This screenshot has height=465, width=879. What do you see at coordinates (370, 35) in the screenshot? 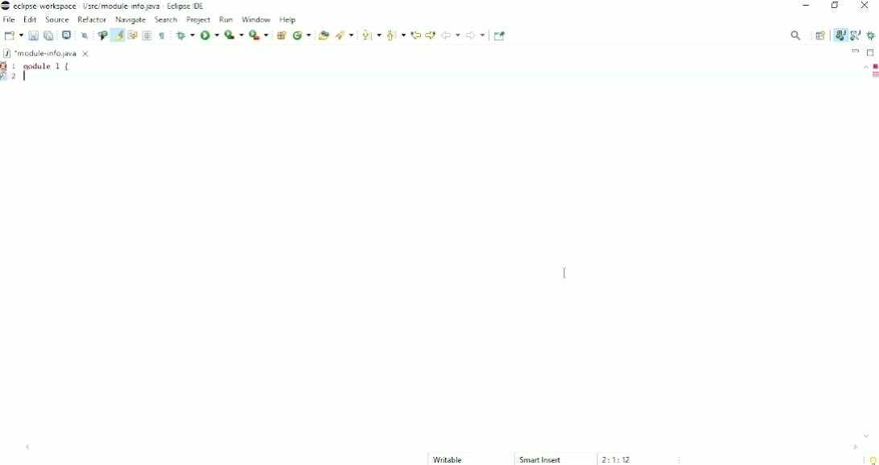
I see `Next annotation` at bounding box center [370, 35].